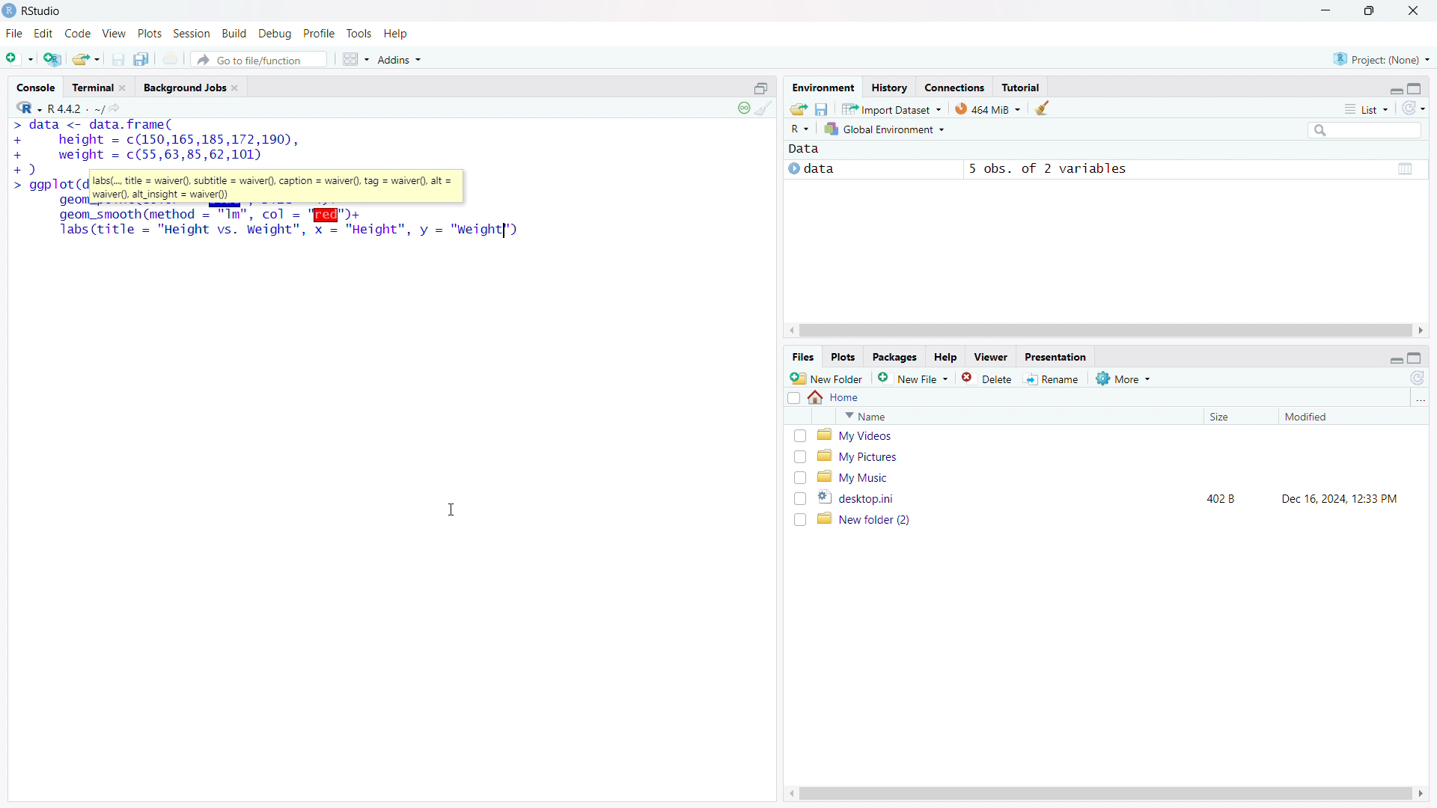  What do you see at coordinates (1414, 10) in the screenshot?
I see `close` at bounding box center [1414, 10].